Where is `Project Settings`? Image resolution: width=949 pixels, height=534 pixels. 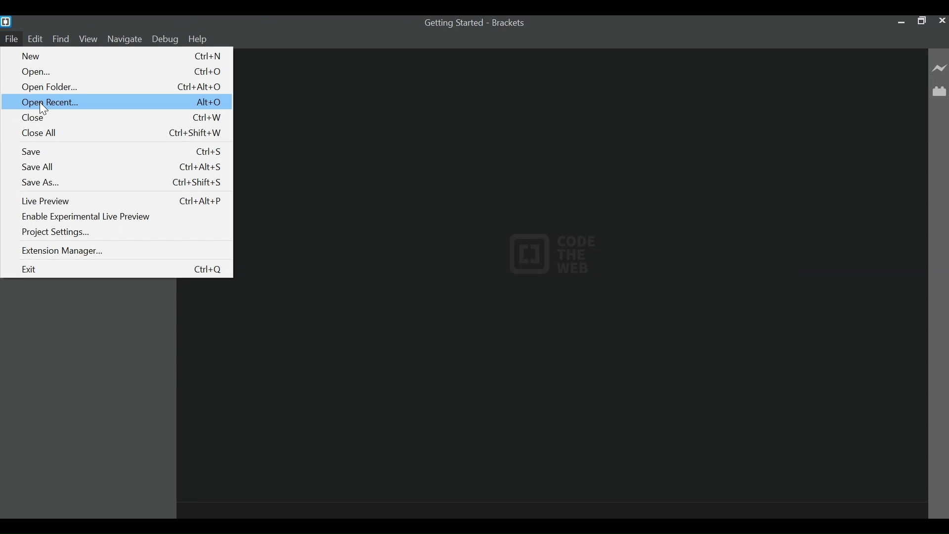
Project Settings is located at coordinates (58, 232).